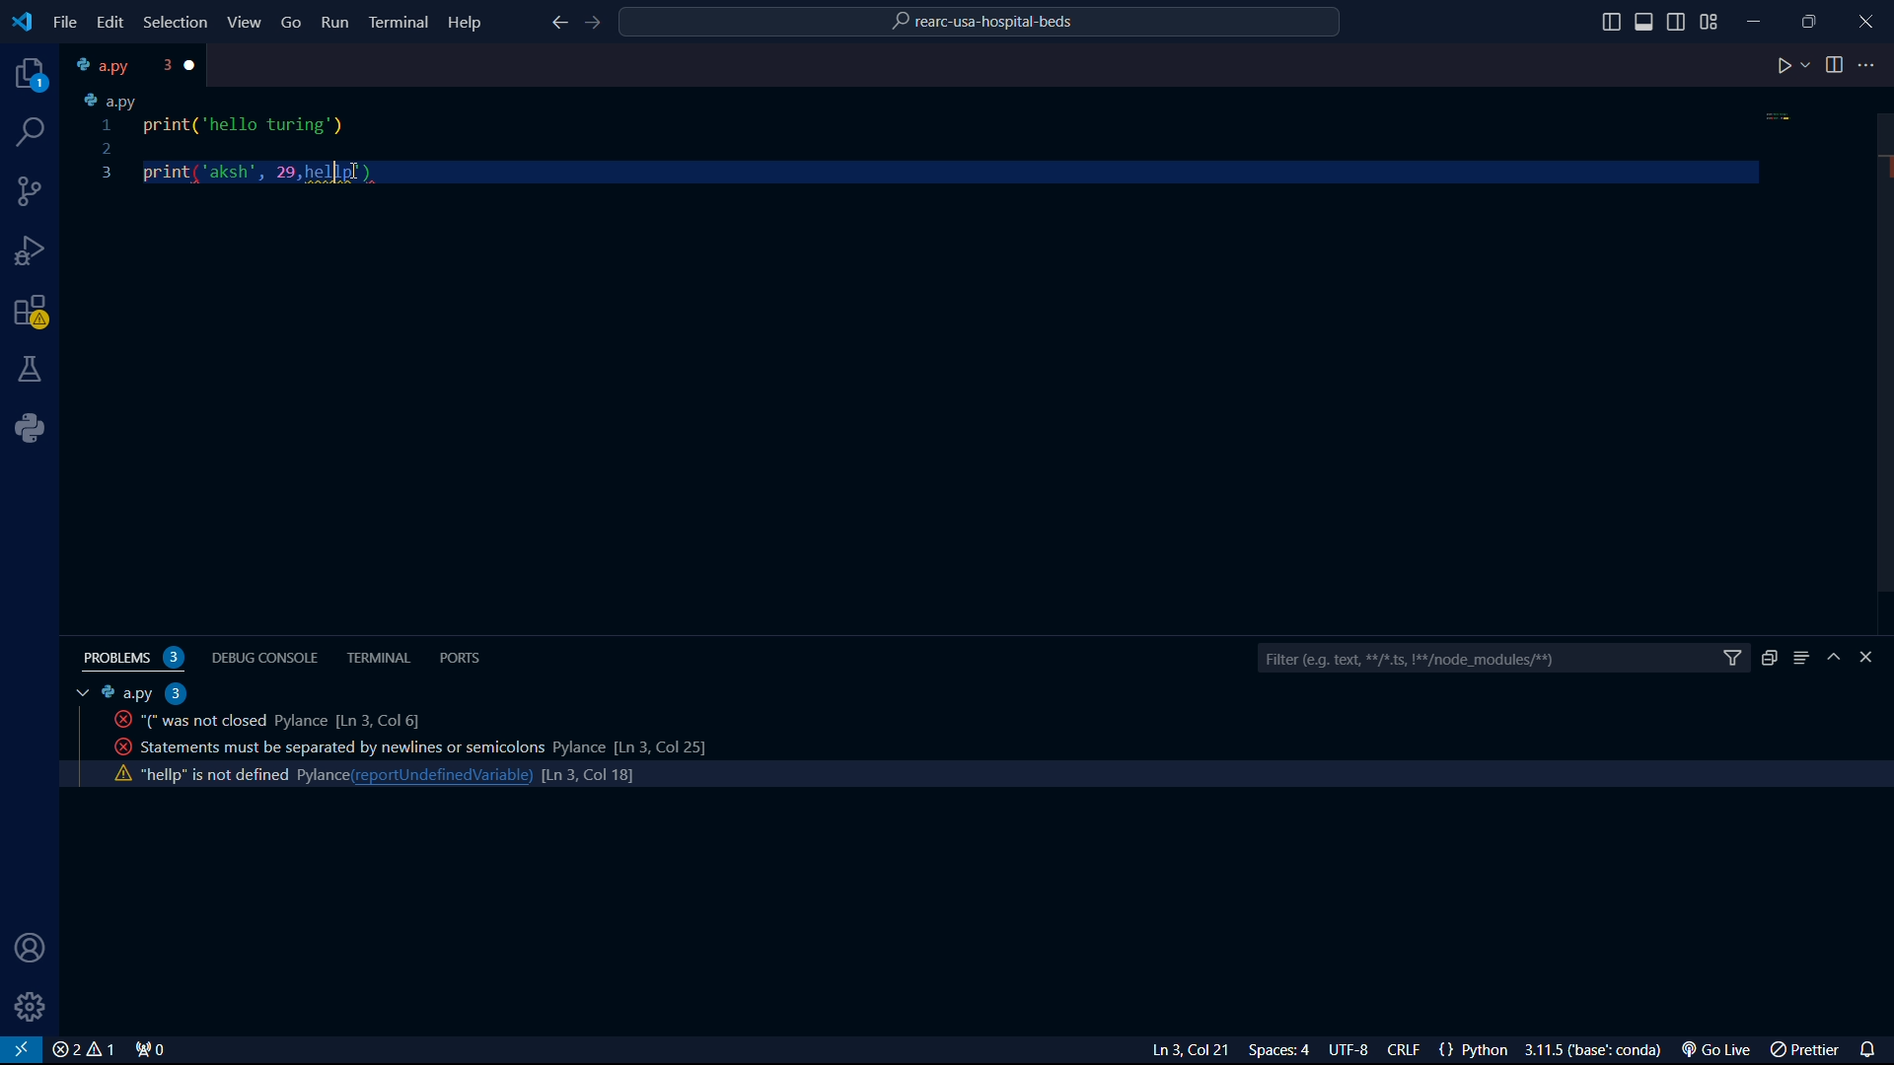 This screenshot has width=1894, height=1065. Describe the element at coordinates (138, 658) in the screenshot. I see `problems 2` at that location.